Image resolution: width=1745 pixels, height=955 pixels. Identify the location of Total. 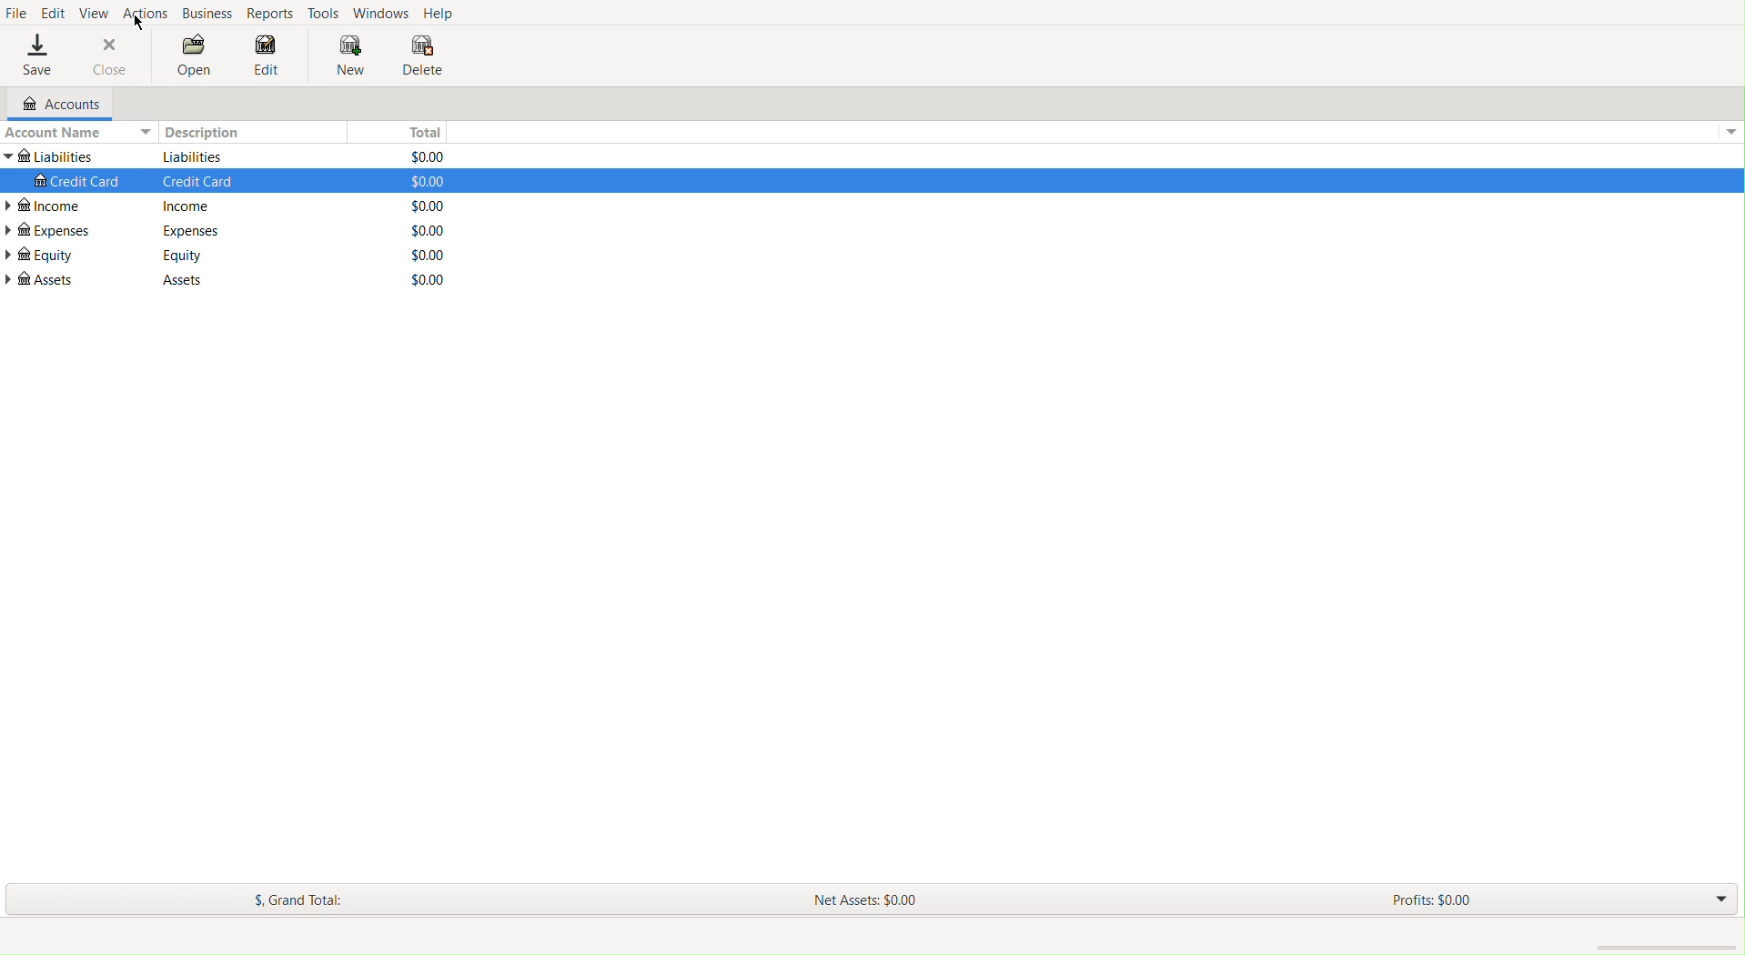
(429, 280).